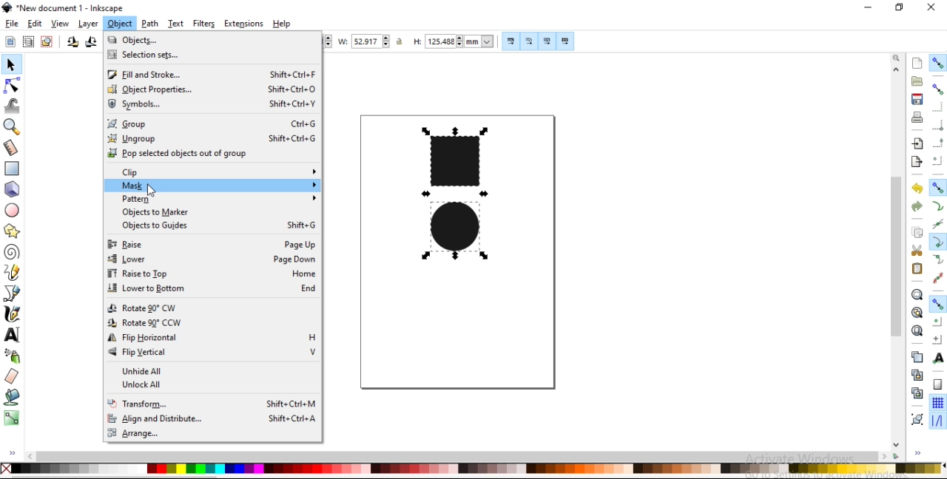 Image resolution: width=947 pixels, height=479 pixels. What do you see at coordinates (10, 251) in the screenshot?
I see `create spiral ` at bounding box center [10, 251].